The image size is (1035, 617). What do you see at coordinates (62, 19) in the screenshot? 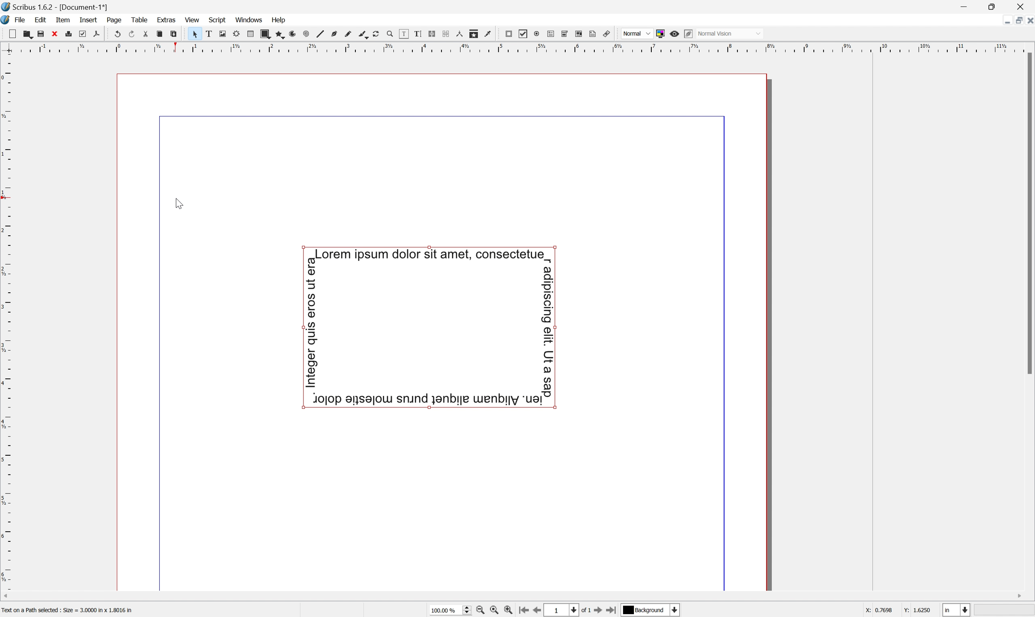
I see `Item` at bounding box center [62, 19].